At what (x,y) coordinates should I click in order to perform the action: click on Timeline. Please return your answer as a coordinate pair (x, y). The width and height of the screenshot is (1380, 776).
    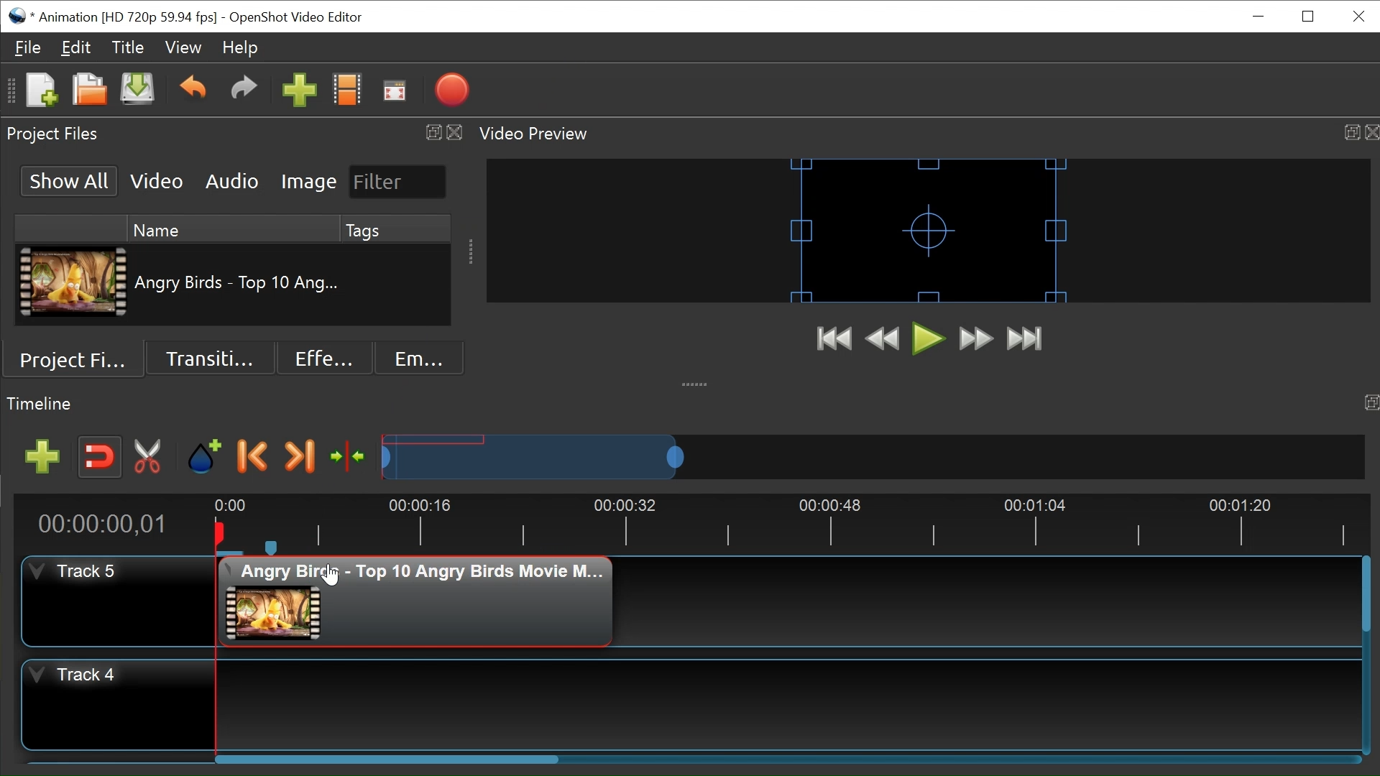
    Looking at the image, I should click on (790, 524).